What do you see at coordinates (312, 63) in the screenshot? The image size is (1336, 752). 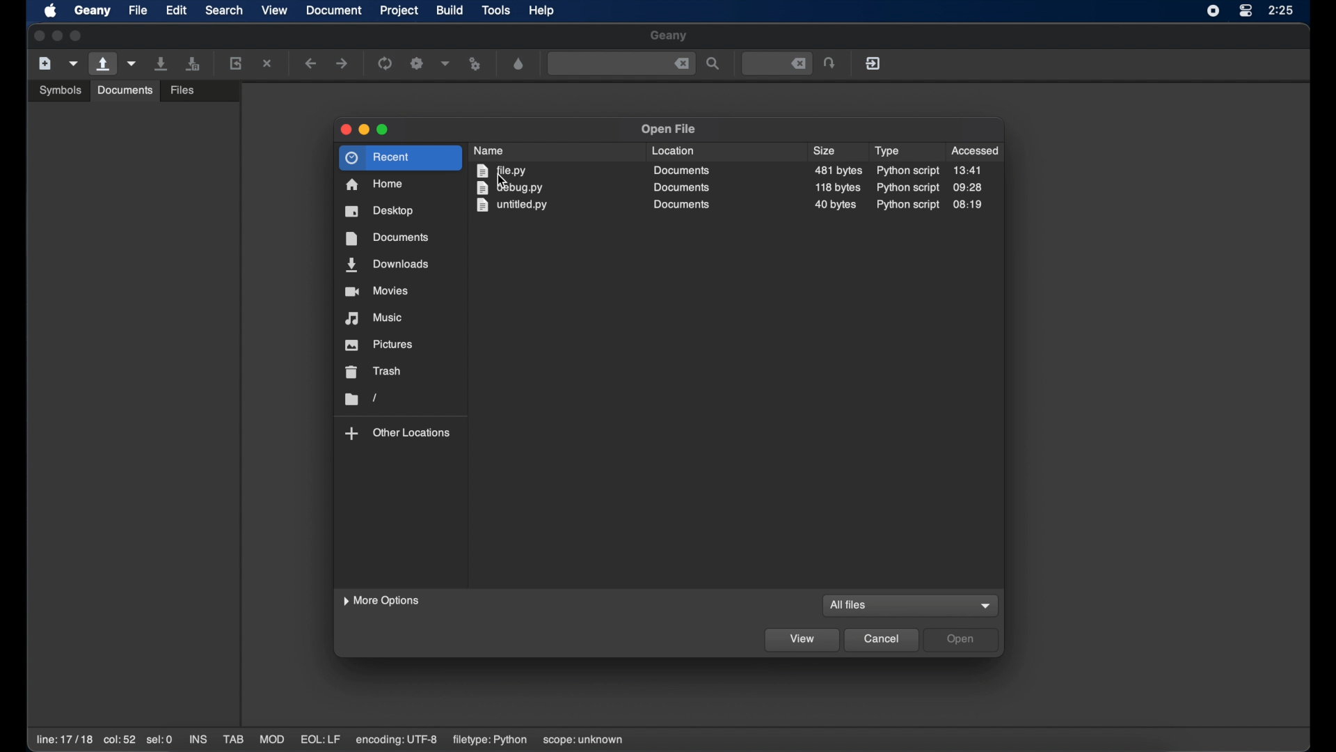 I see `navigate backward a location` at bounding box center [312, 63].